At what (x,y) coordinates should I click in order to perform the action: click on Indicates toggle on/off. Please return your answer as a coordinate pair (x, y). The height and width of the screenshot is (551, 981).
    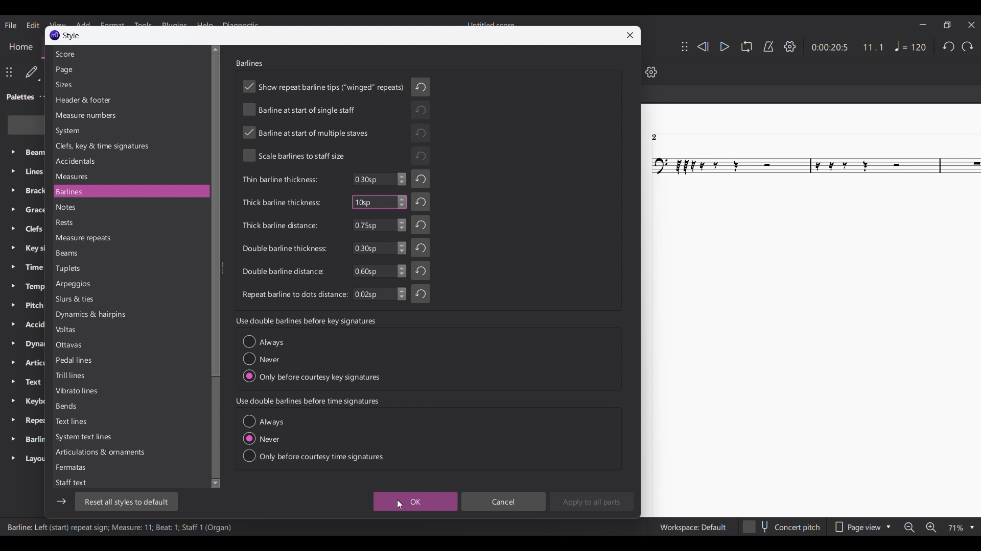
    Looking at the image, I should click on (324, 122).